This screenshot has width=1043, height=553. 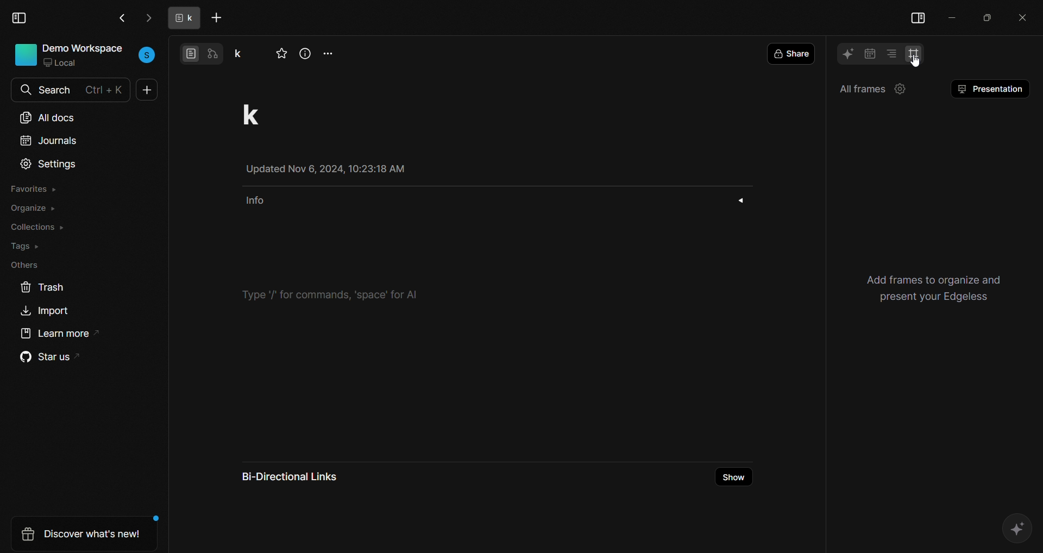 I want to click on use headings to create a table of contents, so click(x=938, y=282).